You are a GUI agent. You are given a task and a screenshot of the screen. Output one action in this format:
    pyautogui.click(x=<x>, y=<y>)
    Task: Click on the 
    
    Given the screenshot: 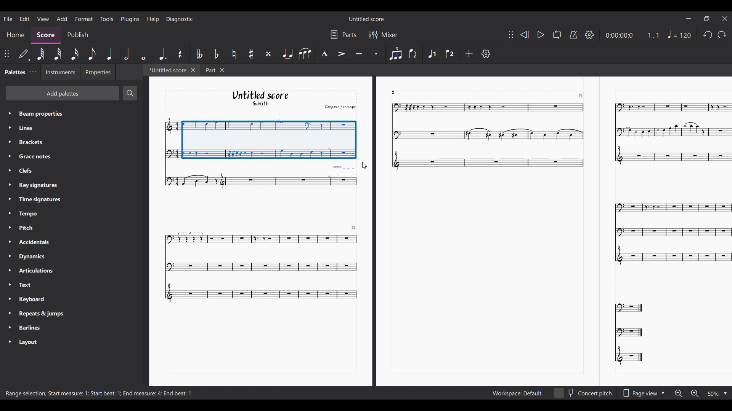 What is the action you would take?
    pyautogui.click(x=11, y=215)
    